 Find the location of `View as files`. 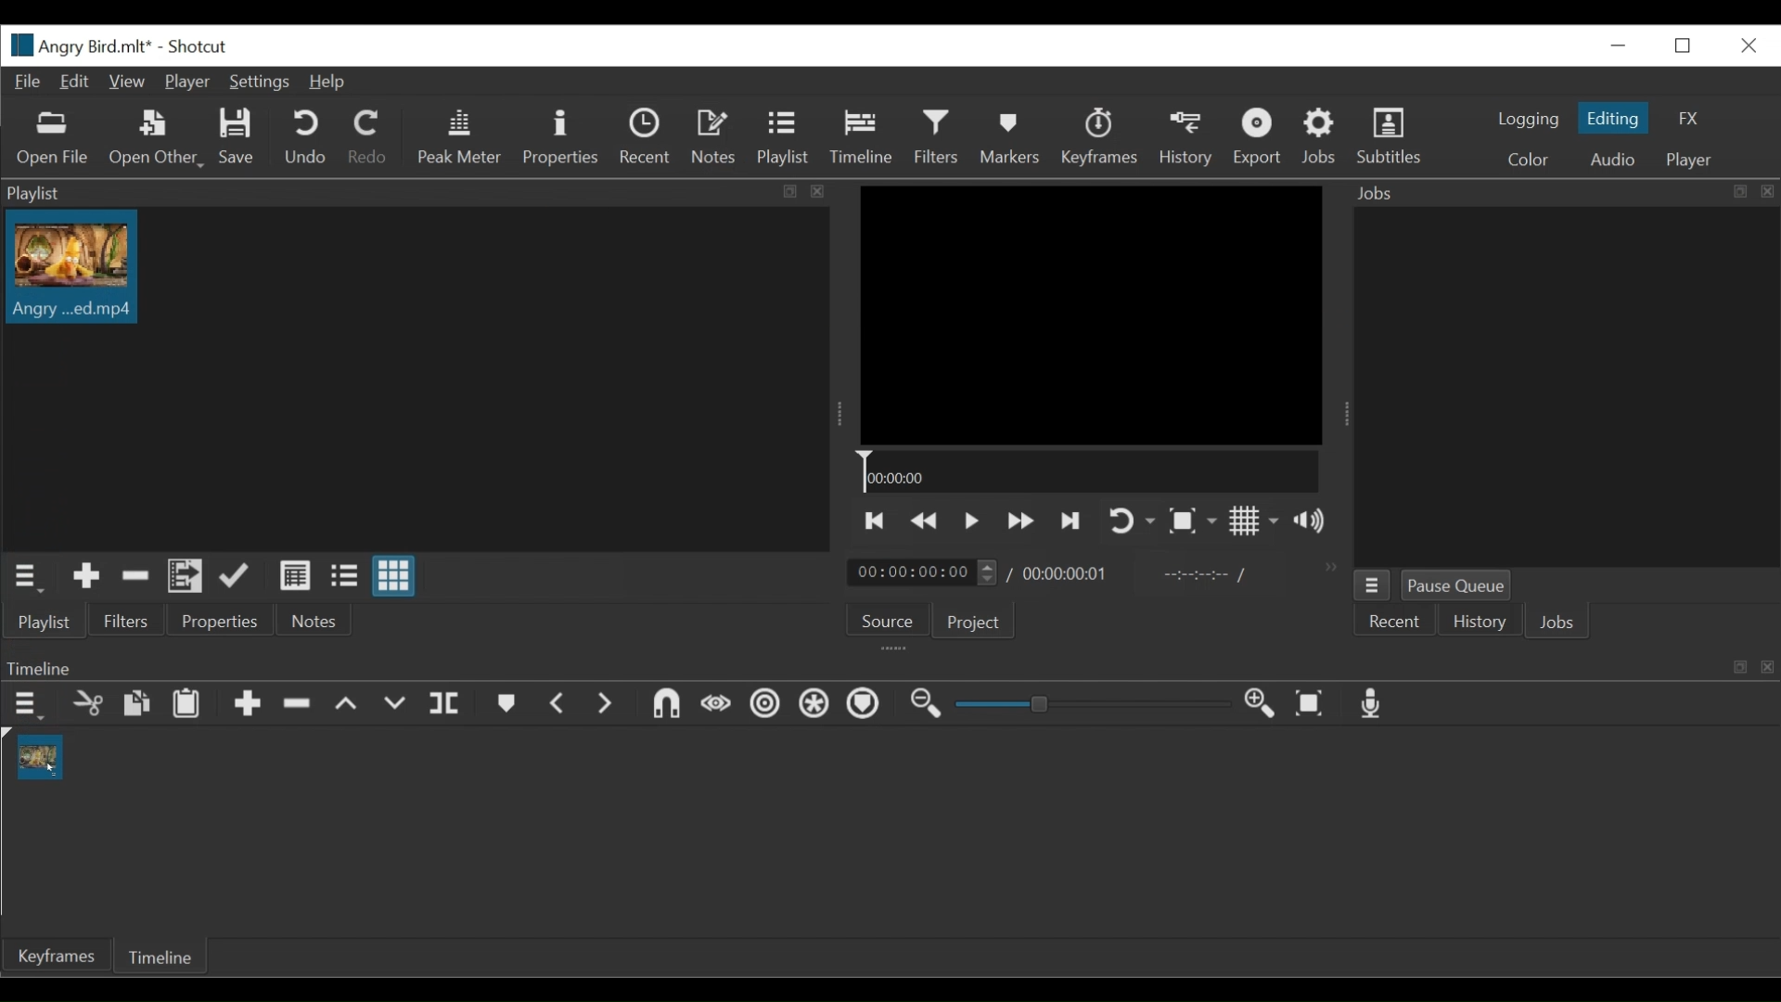

View as files is located at coordinates (343, 575).